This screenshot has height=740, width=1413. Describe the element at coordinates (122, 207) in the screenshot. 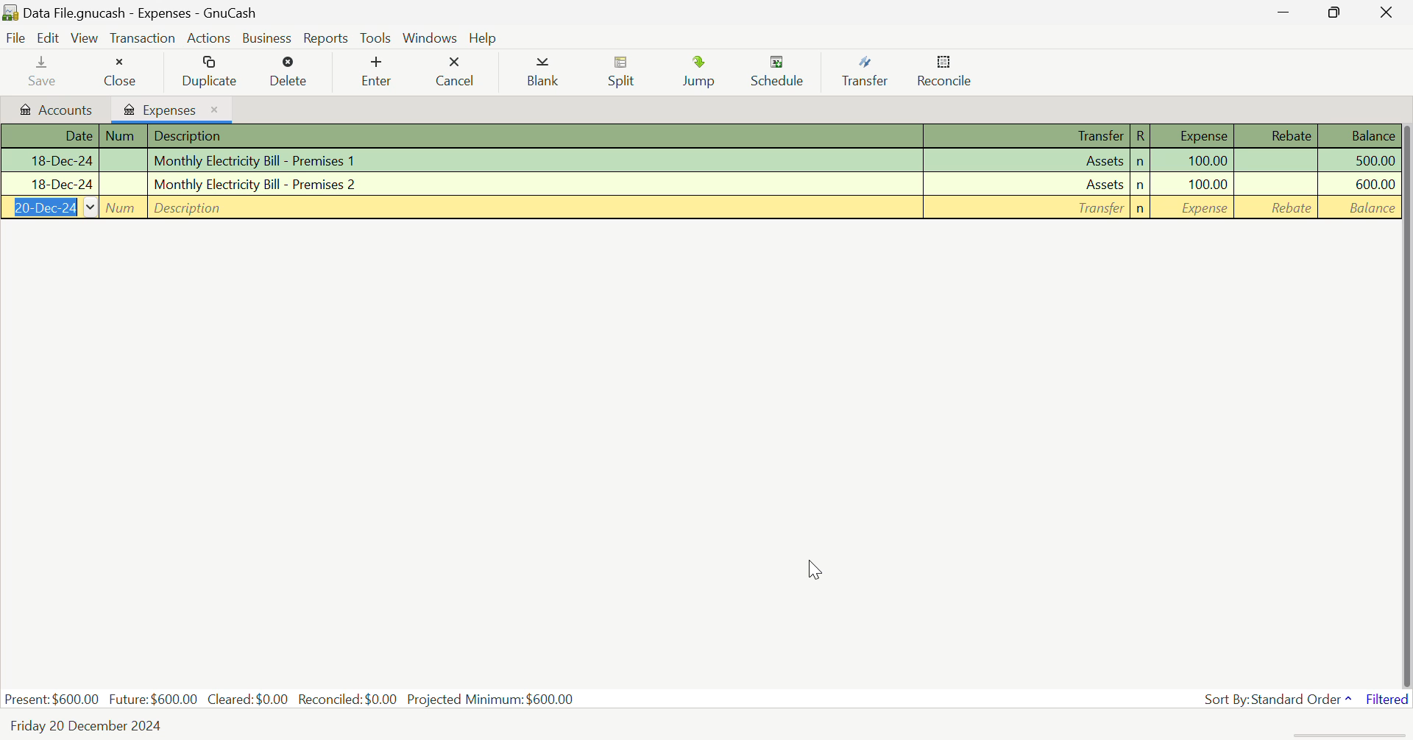

I see `Num` at that location.